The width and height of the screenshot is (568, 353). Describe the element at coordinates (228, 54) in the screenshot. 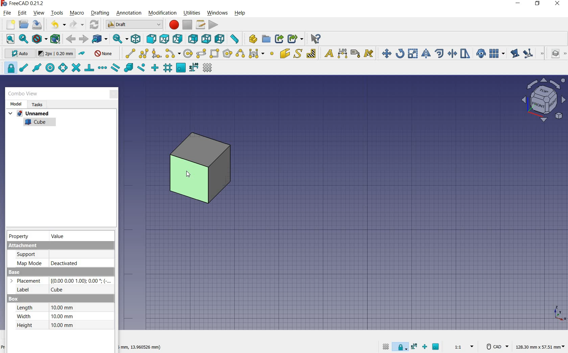

I see `polygon` at that location.